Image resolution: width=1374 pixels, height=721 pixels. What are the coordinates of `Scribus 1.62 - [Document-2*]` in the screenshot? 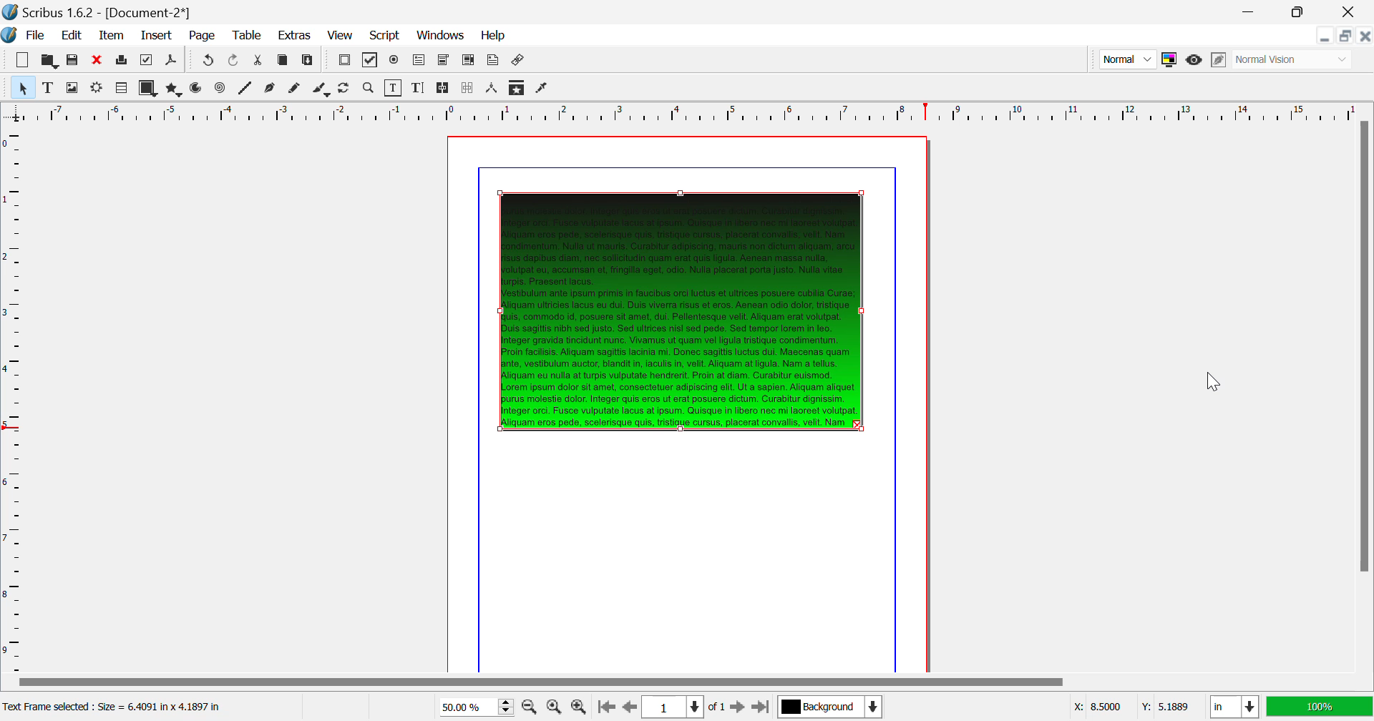 It's located at (98, 12).